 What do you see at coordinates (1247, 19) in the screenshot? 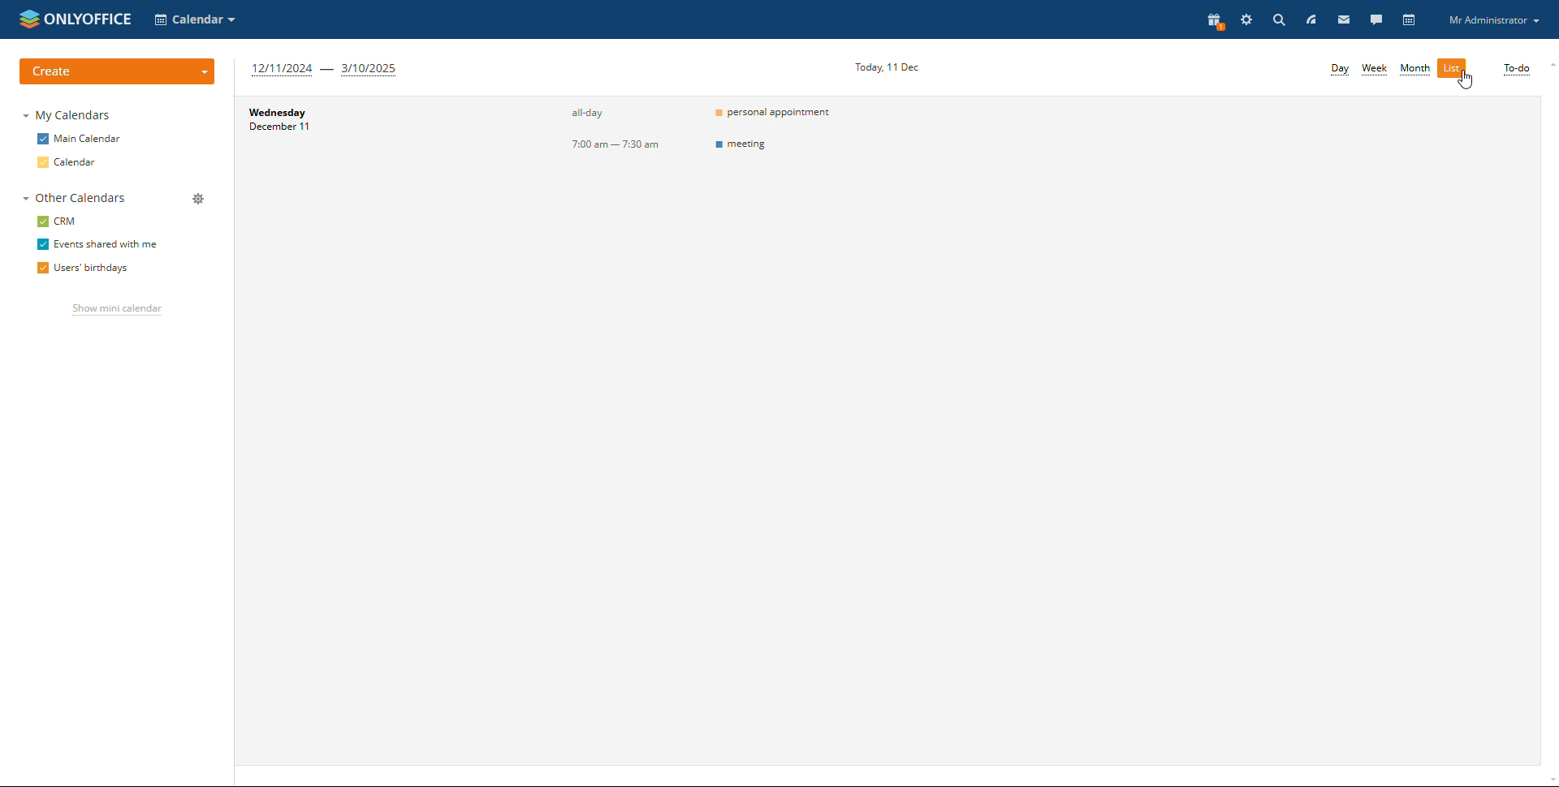
I see `` at bounding box center [1247, 19].